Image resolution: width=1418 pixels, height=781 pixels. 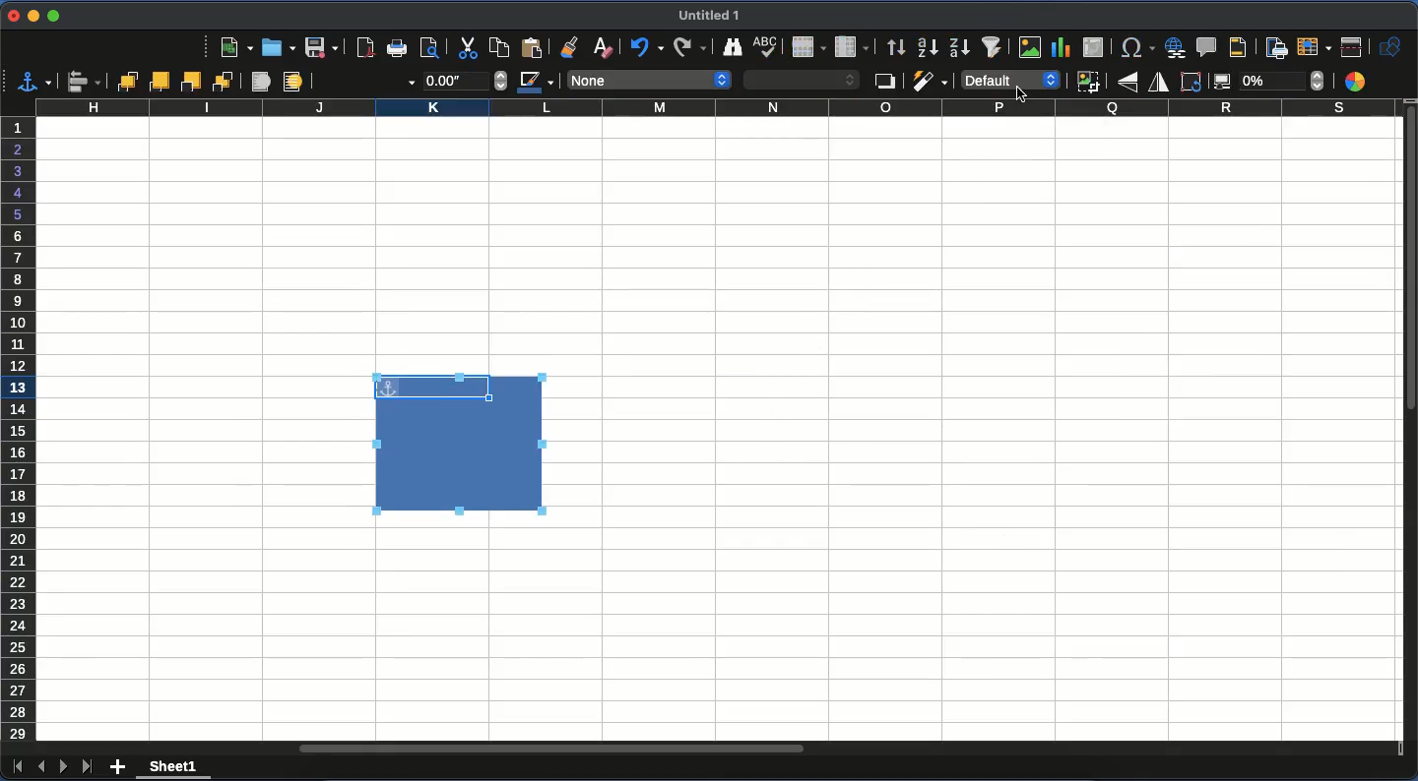 What do you see at coordinates (124, 82) in the screenshot?
I see `bring to front` at bounding box center [124, 82].